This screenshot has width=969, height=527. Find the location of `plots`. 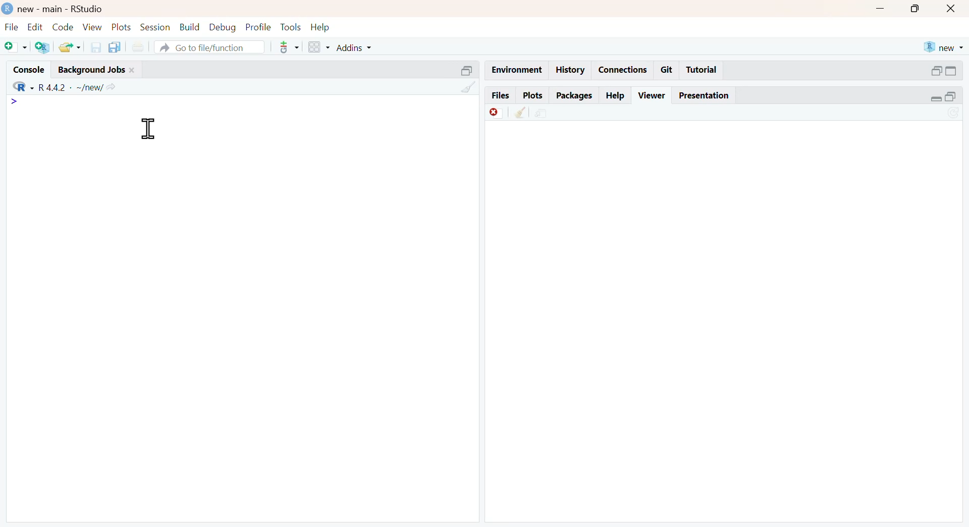

plots is located at coordinates (122, 27).